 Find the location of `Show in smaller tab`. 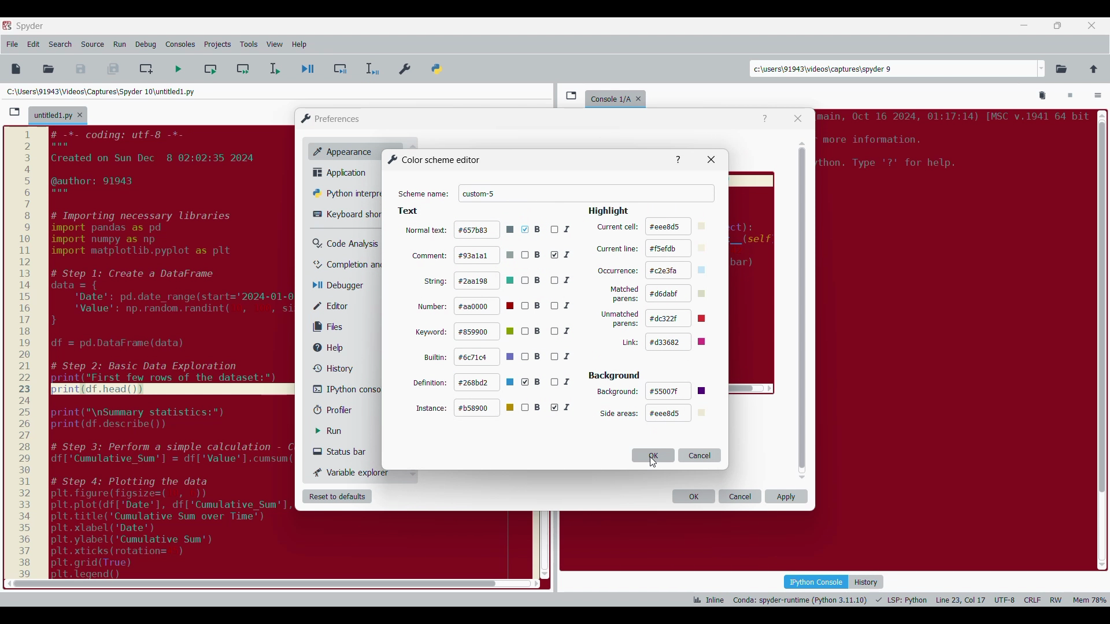

Show in smaller tab is located at coordinates (1057, 25).